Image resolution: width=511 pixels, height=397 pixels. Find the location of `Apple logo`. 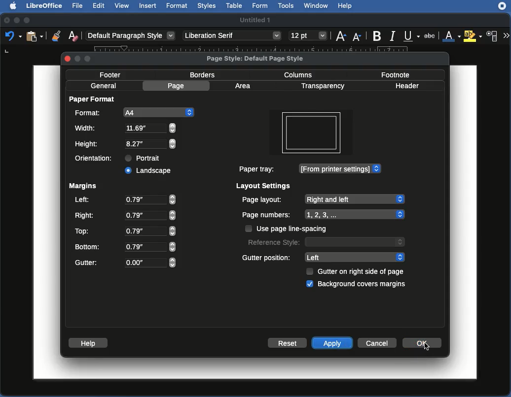

Apple logo is located at coordinates (14, 6).